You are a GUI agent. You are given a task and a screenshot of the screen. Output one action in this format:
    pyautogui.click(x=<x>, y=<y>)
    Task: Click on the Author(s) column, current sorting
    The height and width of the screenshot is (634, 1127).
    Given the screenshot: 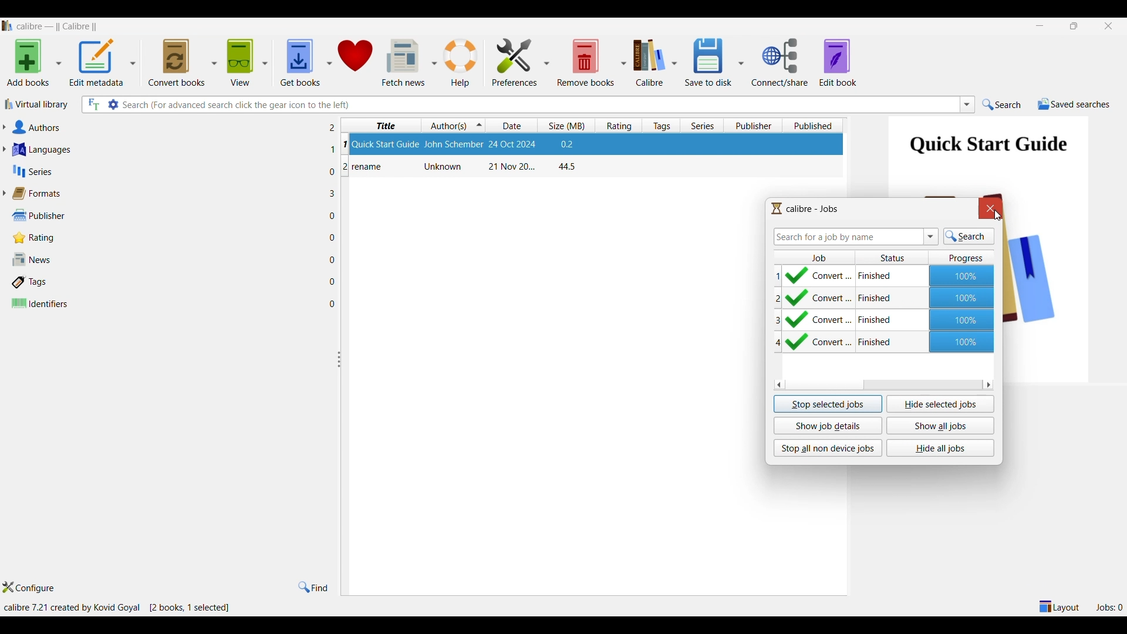 What is the action you would take?
    pyautogui.click(x=453, y=126)
    